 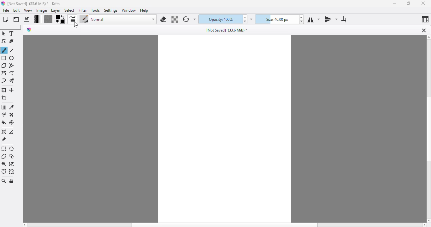 What do you see at coordinates (12, 42) in the screenshot?
I see `calligraphy` at bounding box center [12, 42].